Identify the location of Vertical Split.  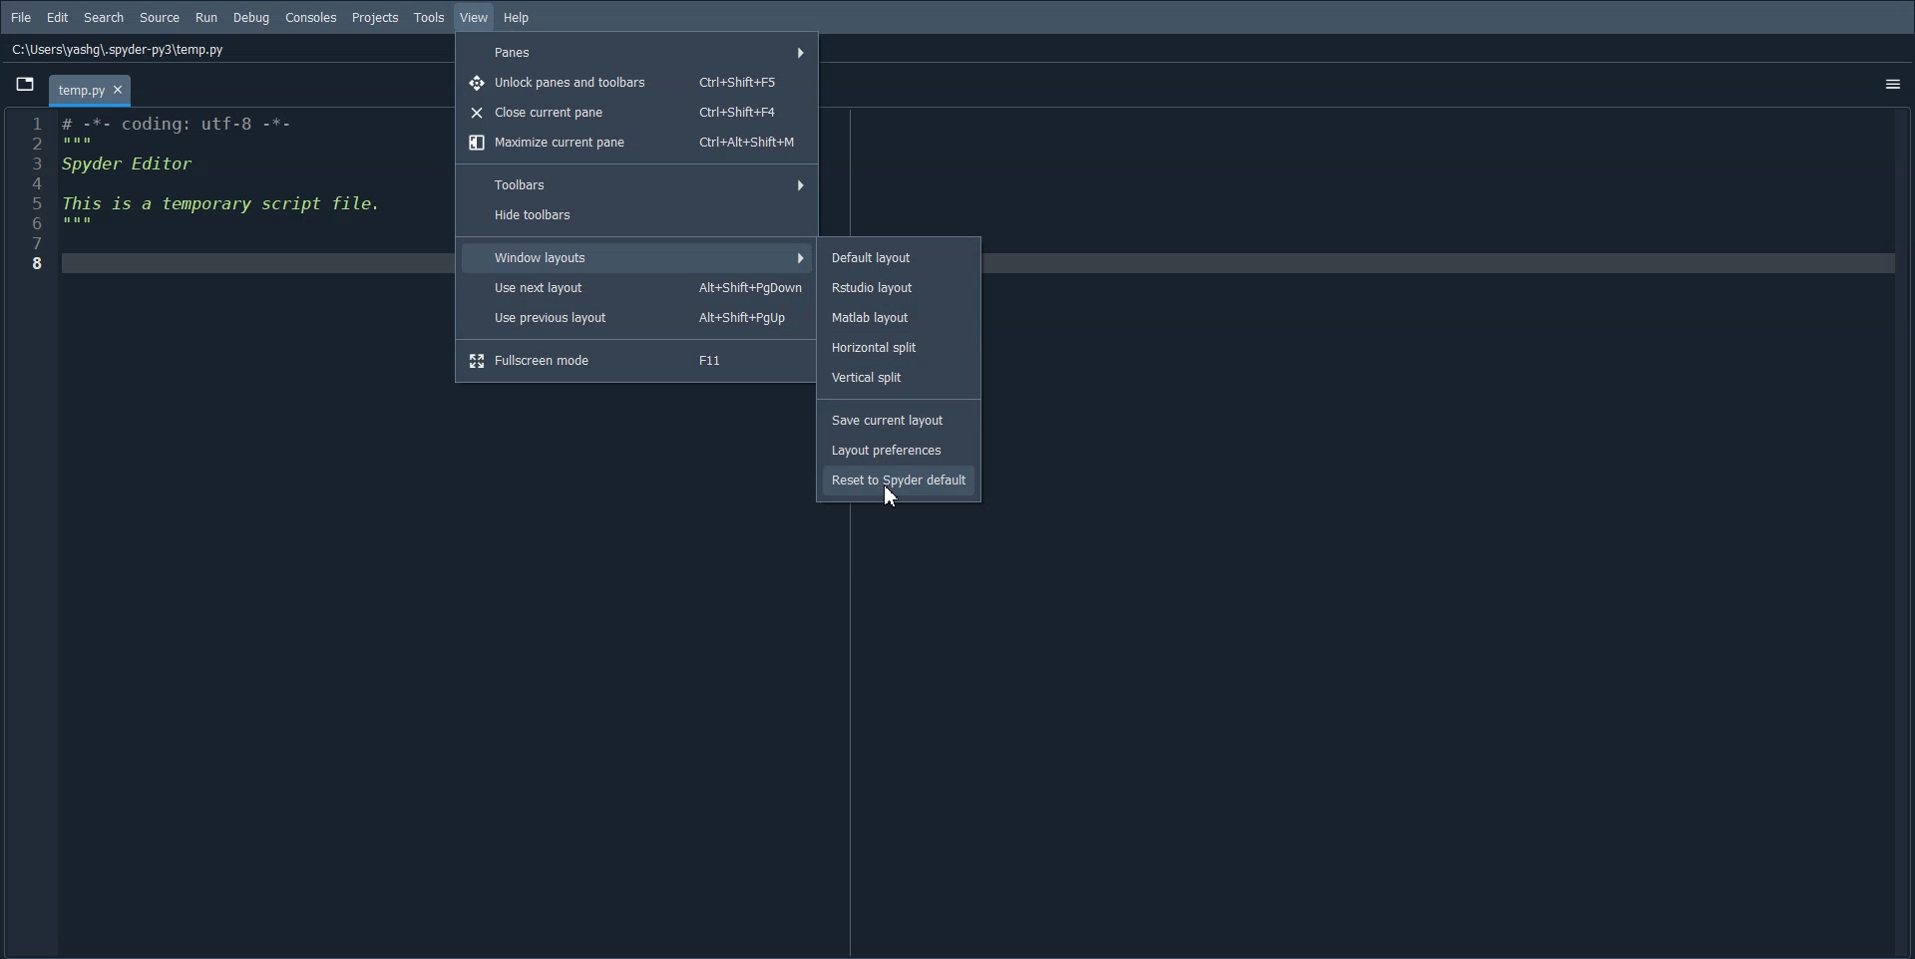
(901, 377).